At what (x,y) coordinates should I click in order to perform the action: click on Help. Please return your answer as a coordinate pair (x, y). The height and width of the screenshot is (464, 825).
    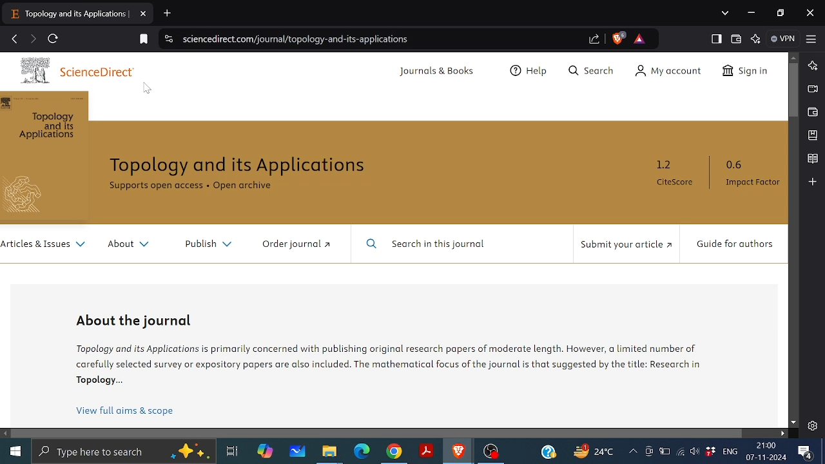
    Looking at the image, I should click on (524, 72).